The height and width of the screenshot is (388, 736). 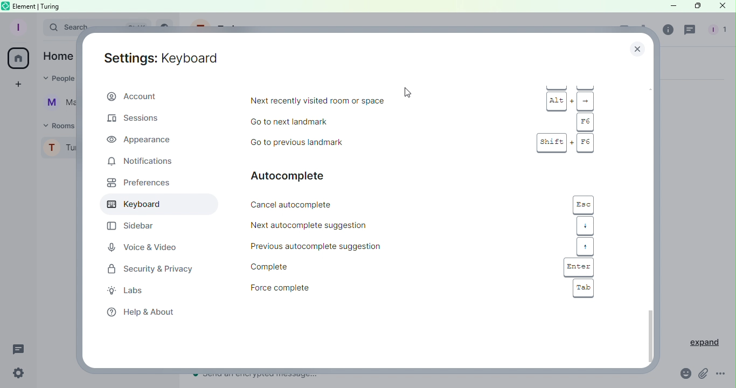 I want to click on Quick Settings, so click(x=18, y=374).